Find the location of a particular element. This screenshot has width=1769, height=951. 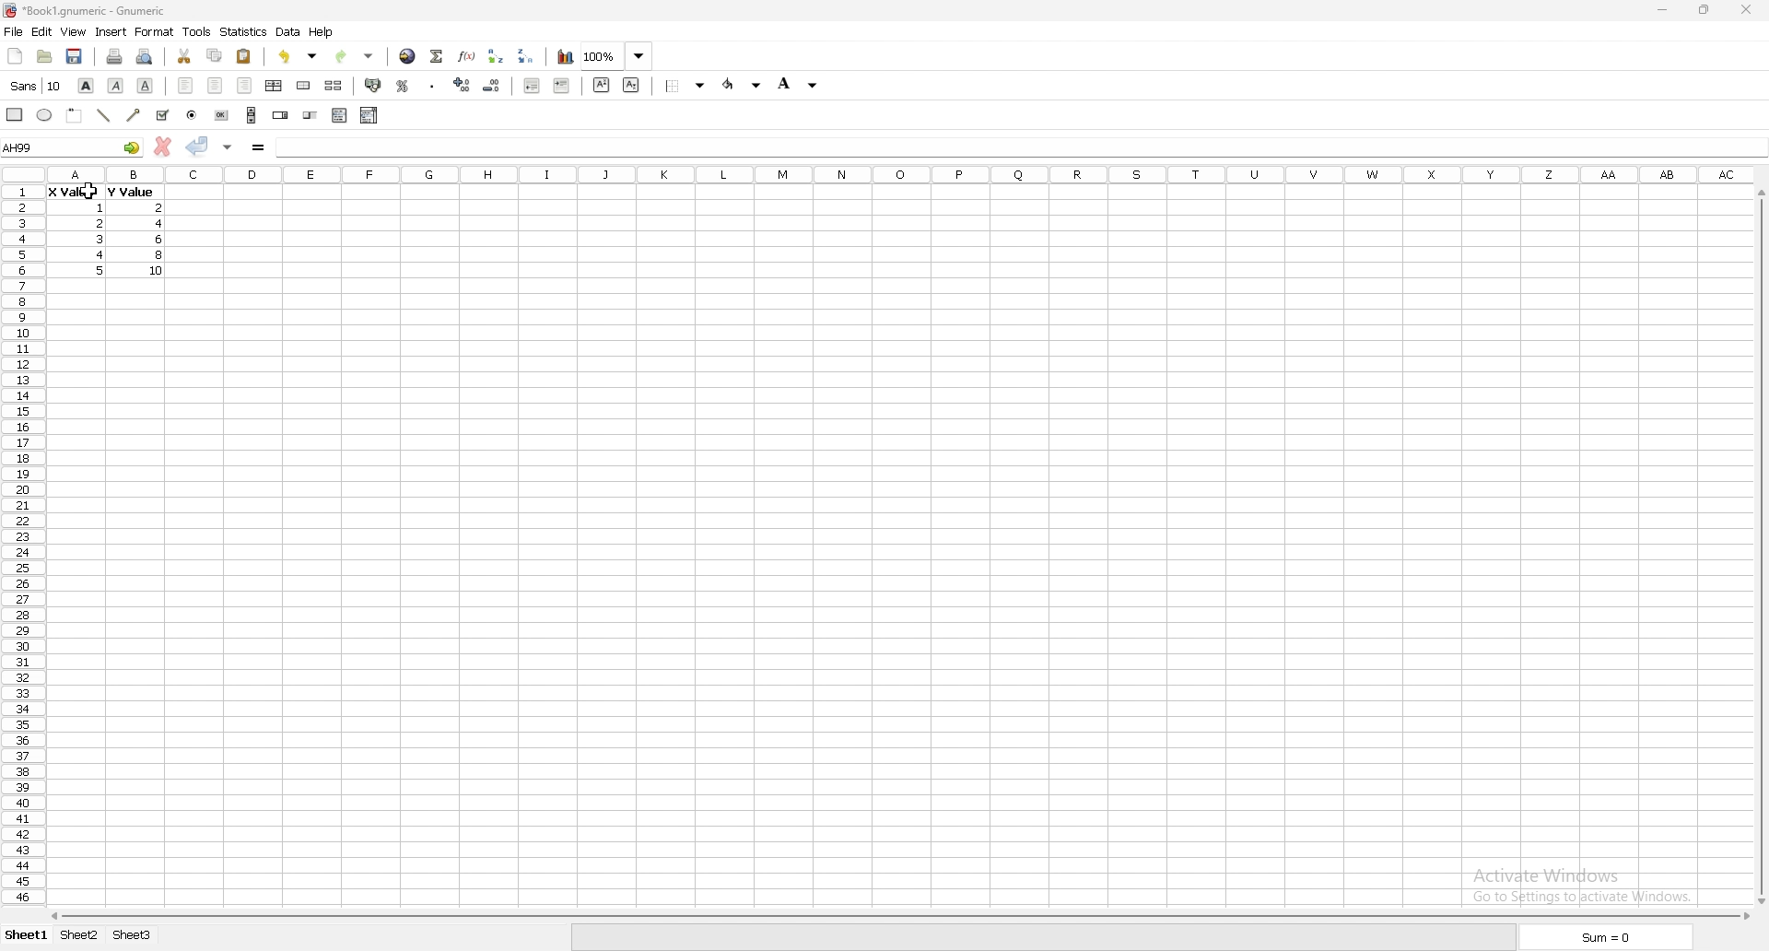

thousands separator is located at coordinates (433, 85).